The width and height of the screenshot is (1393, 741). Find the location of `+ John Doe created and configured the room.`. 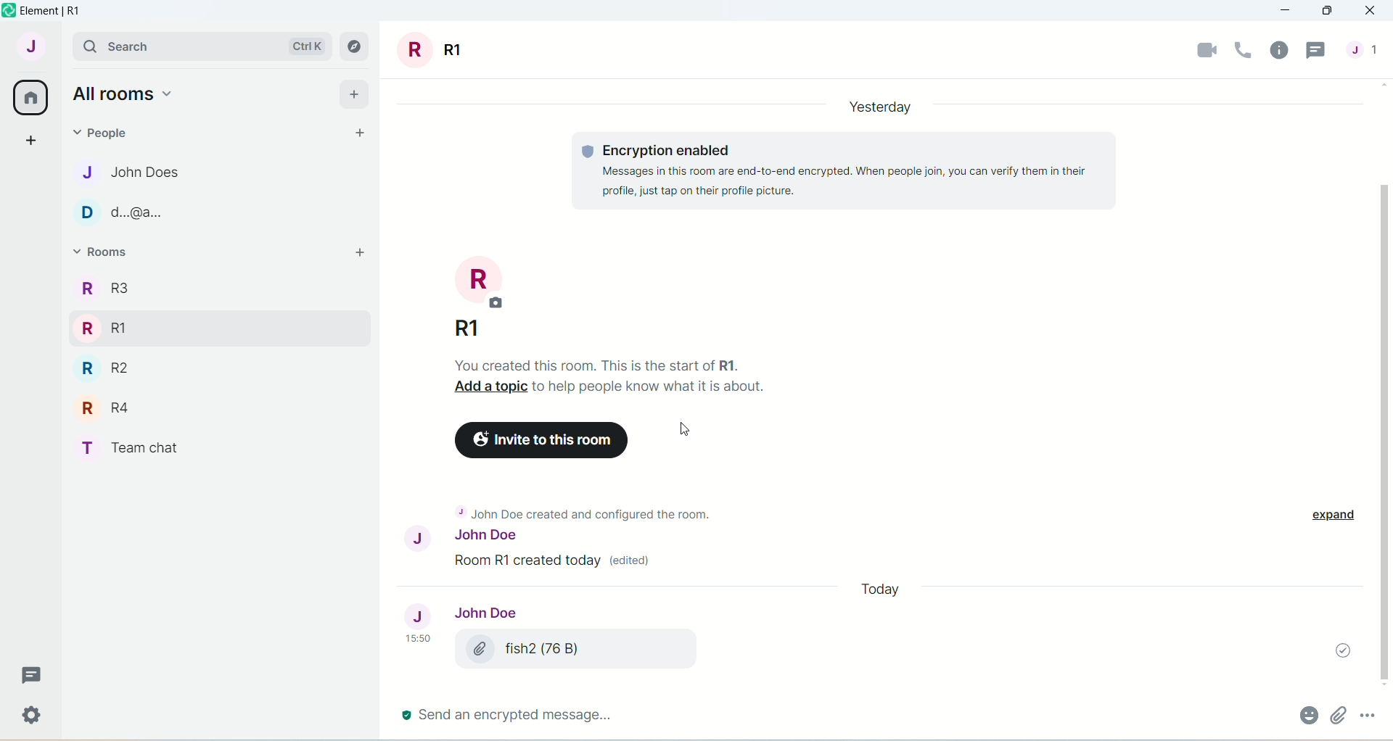

+ John Doe created and configured the room. is located at coordinates (611, 513).